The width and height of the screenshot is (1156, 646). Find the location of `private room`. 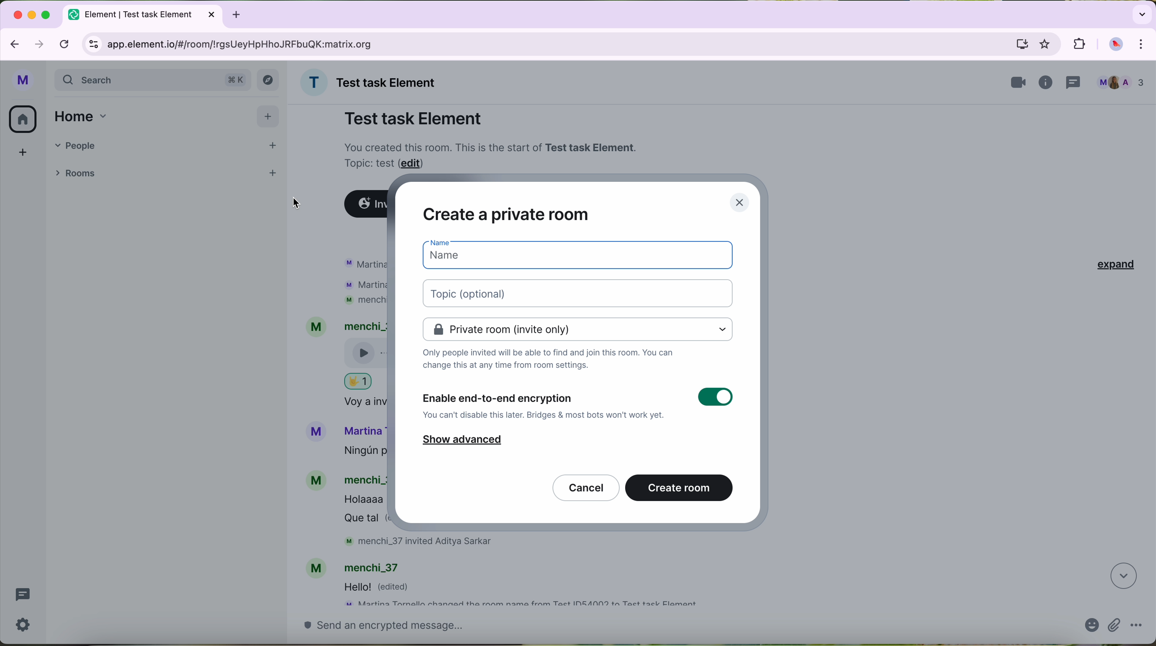

private room is located at coordinates (577, 329).